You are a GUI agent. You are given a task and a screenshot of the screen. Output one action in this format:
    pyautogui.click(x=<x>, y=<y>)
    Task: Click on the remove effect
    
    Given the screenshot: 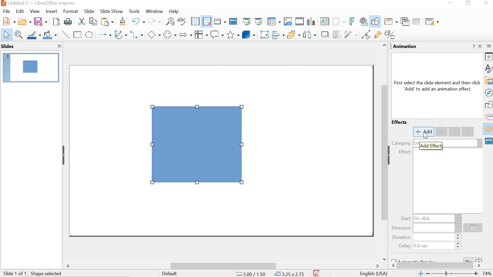 What is the action you would take?
    pyautogui.click(x=442, y=132)
    